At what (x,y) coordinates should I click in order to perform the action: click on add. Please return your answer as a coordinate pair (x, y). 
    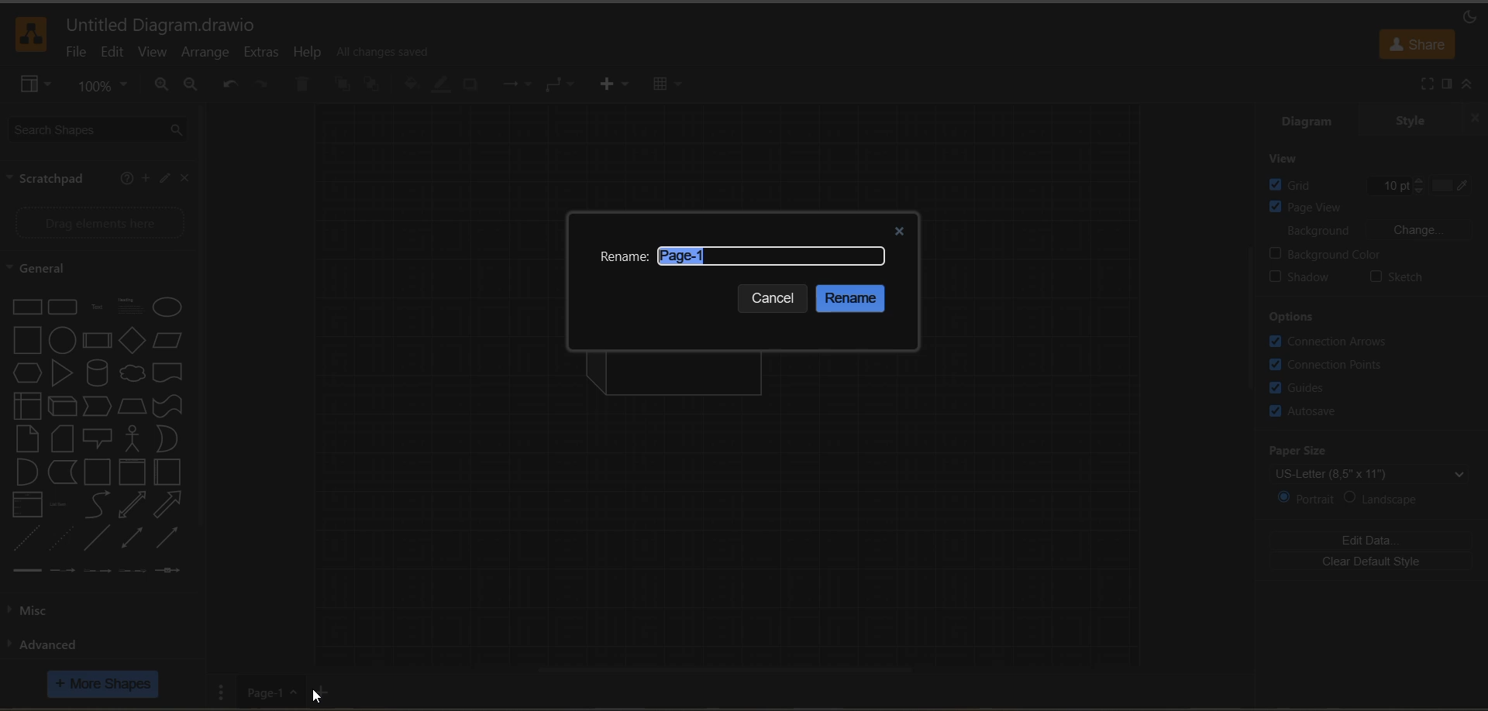
    Looking at the image, I should click on (143, 178).